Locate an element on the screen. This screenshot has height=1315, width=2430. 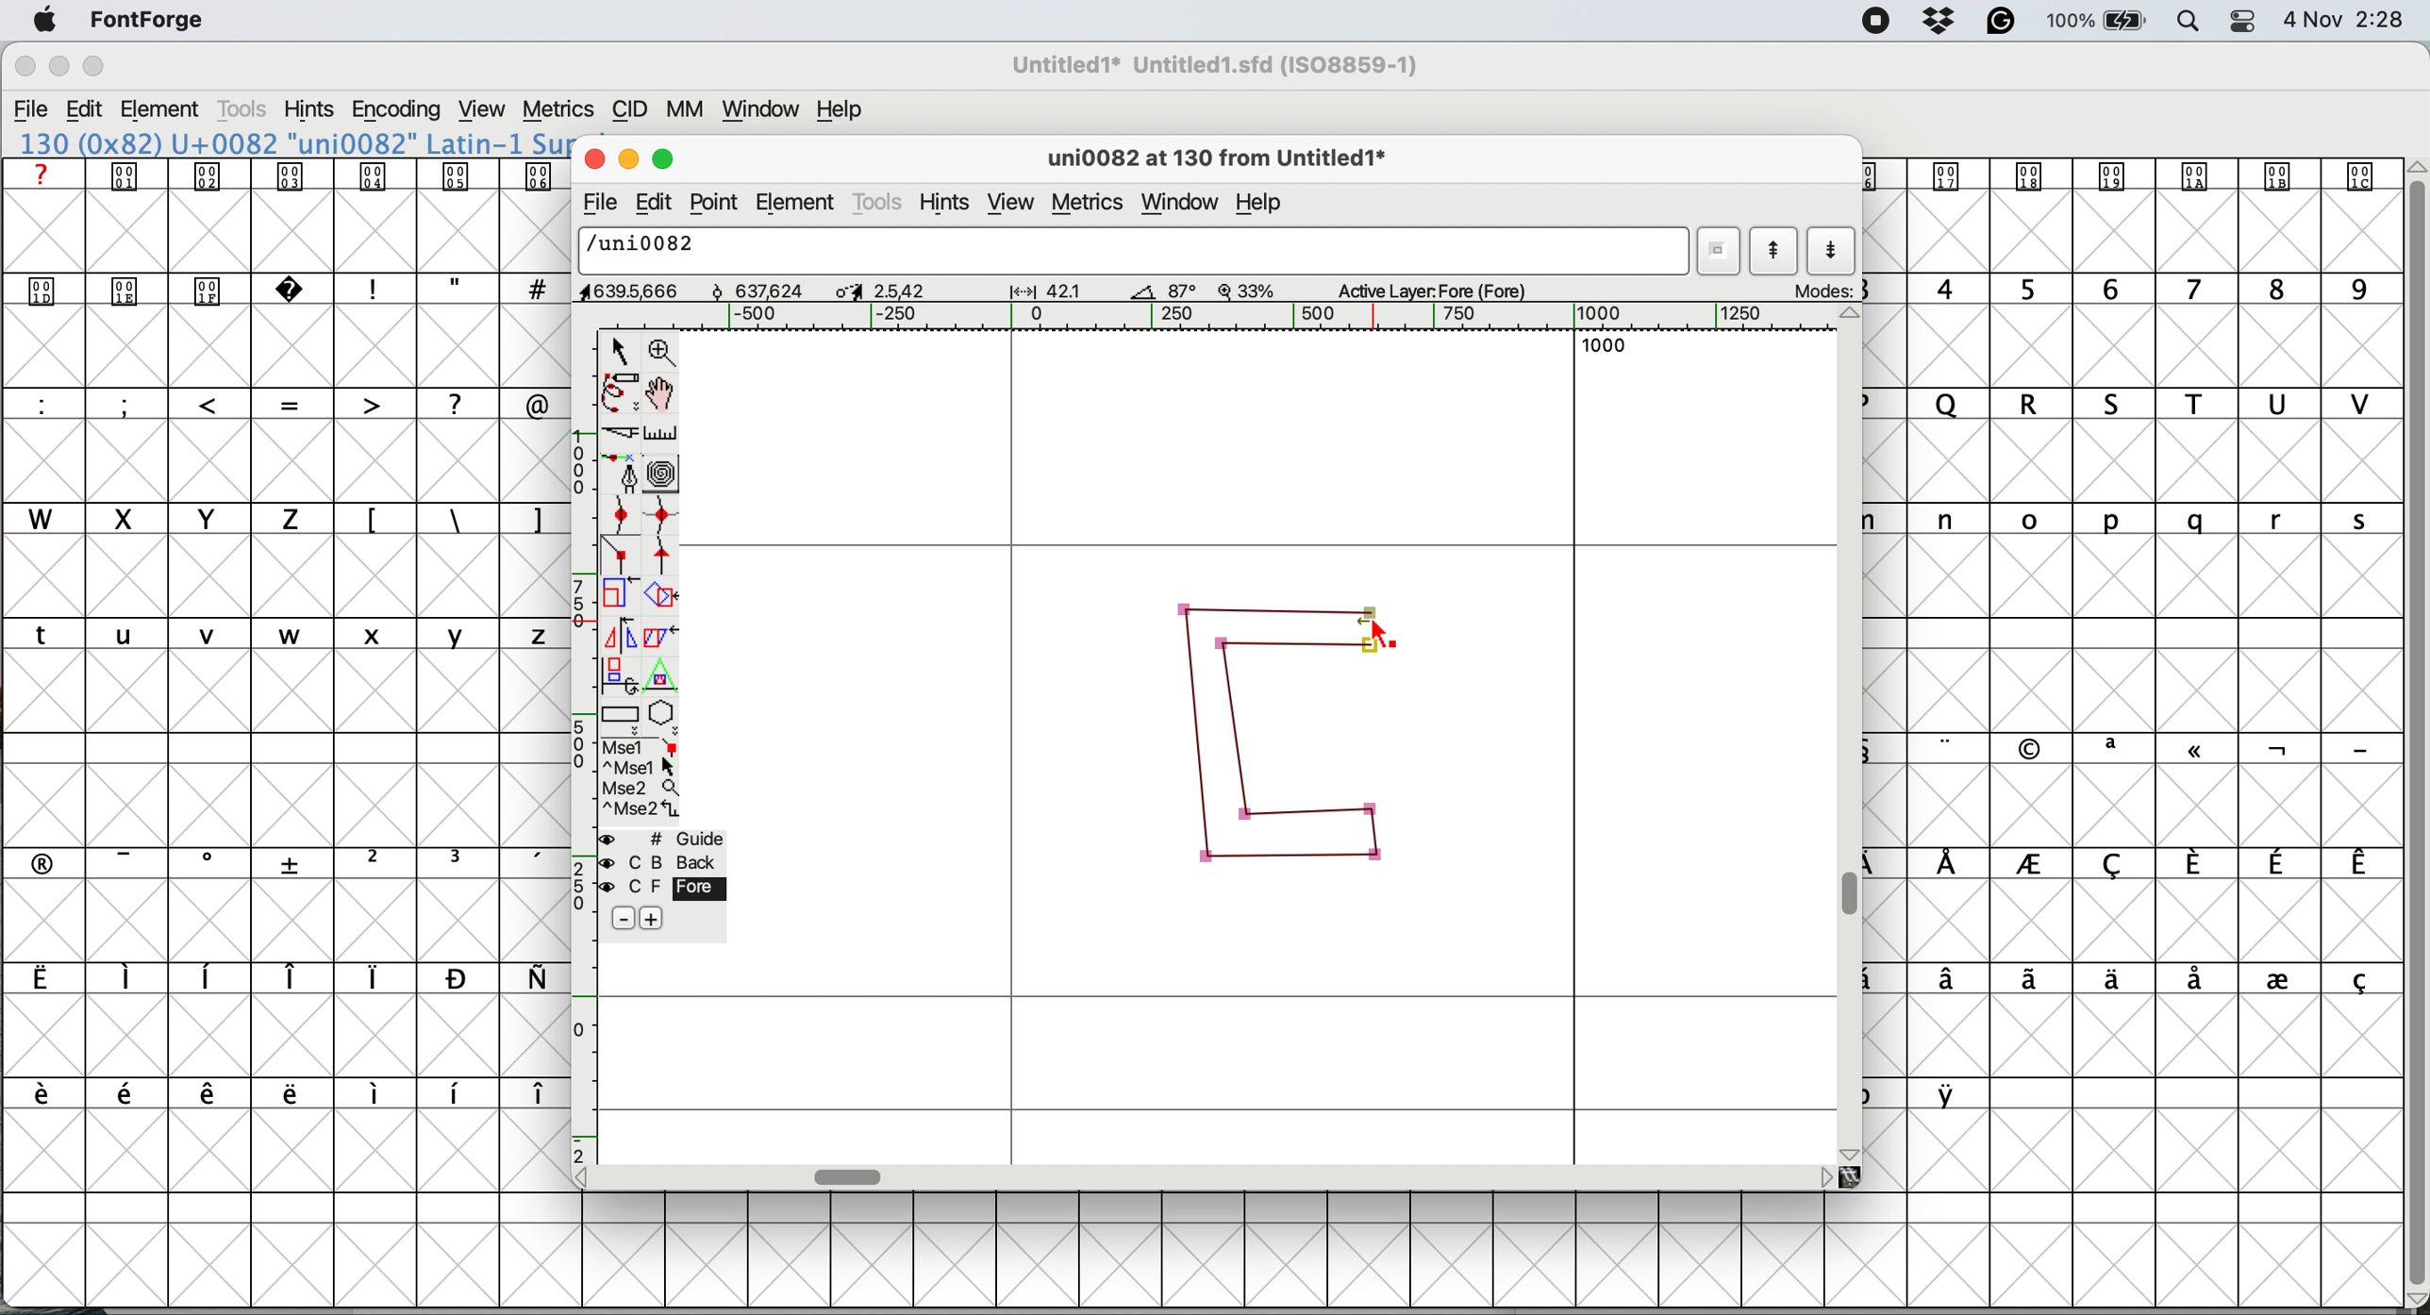
measure distance between two points is located at coordinates (662, 437).